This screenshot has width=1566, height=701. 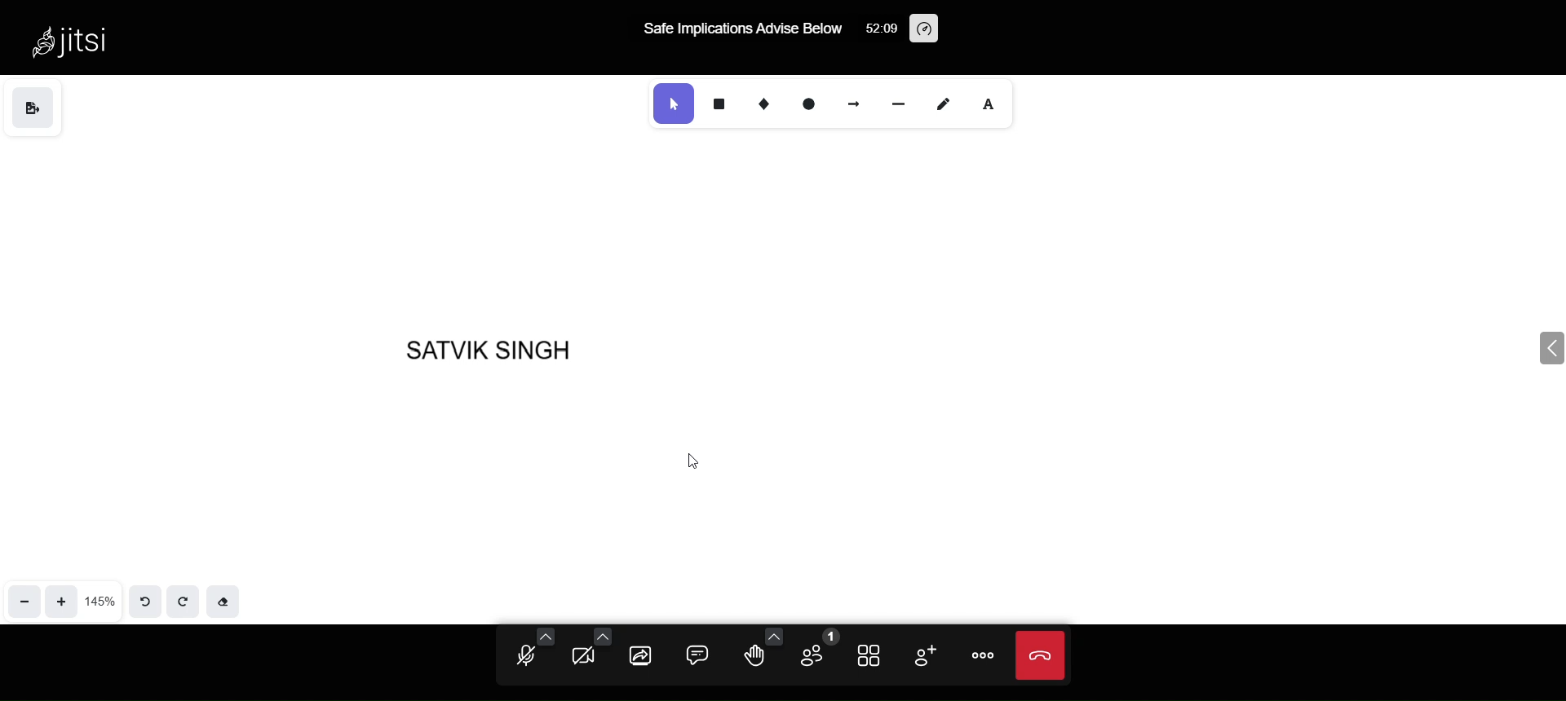 What do you see at coordinates (517, 659) in the screenshot?
I see `unmute mic` at bounding box center [517, 659].